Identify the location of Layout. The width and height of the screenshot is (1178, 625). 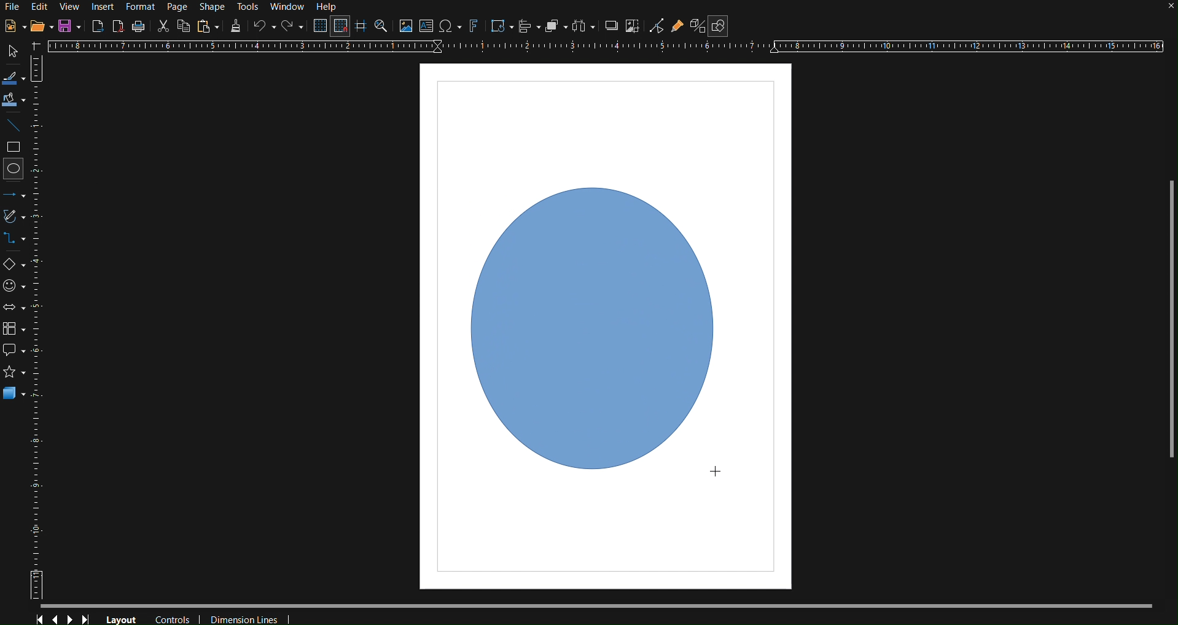
(122, 618).